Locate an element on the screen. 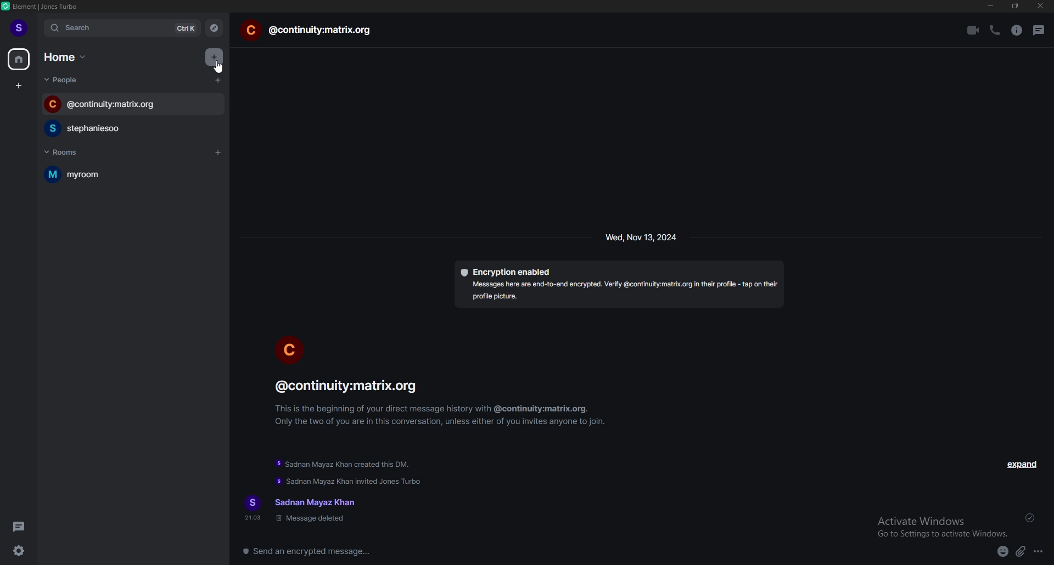 The height and width of the screenshot is (565, 1054). create space is located at coordinates (19, 87).